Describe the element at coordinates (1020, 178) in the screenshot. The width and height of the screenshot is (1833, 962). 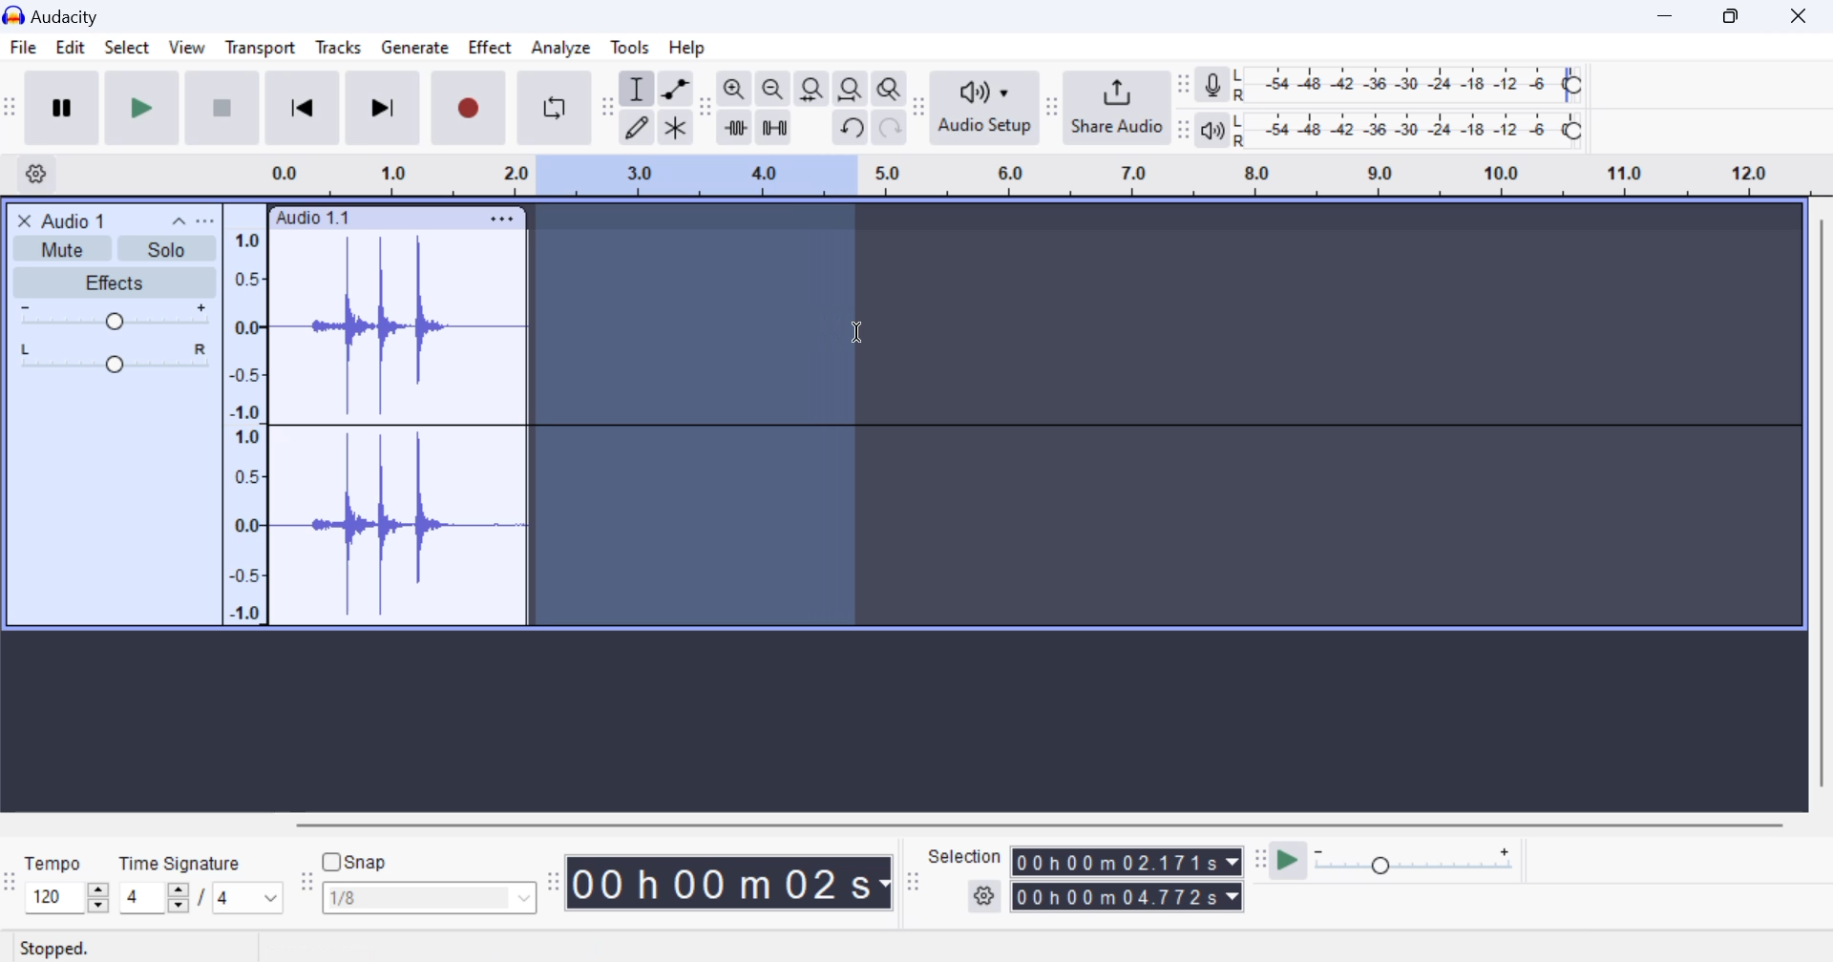
I see `Clip Timeline` at that location.